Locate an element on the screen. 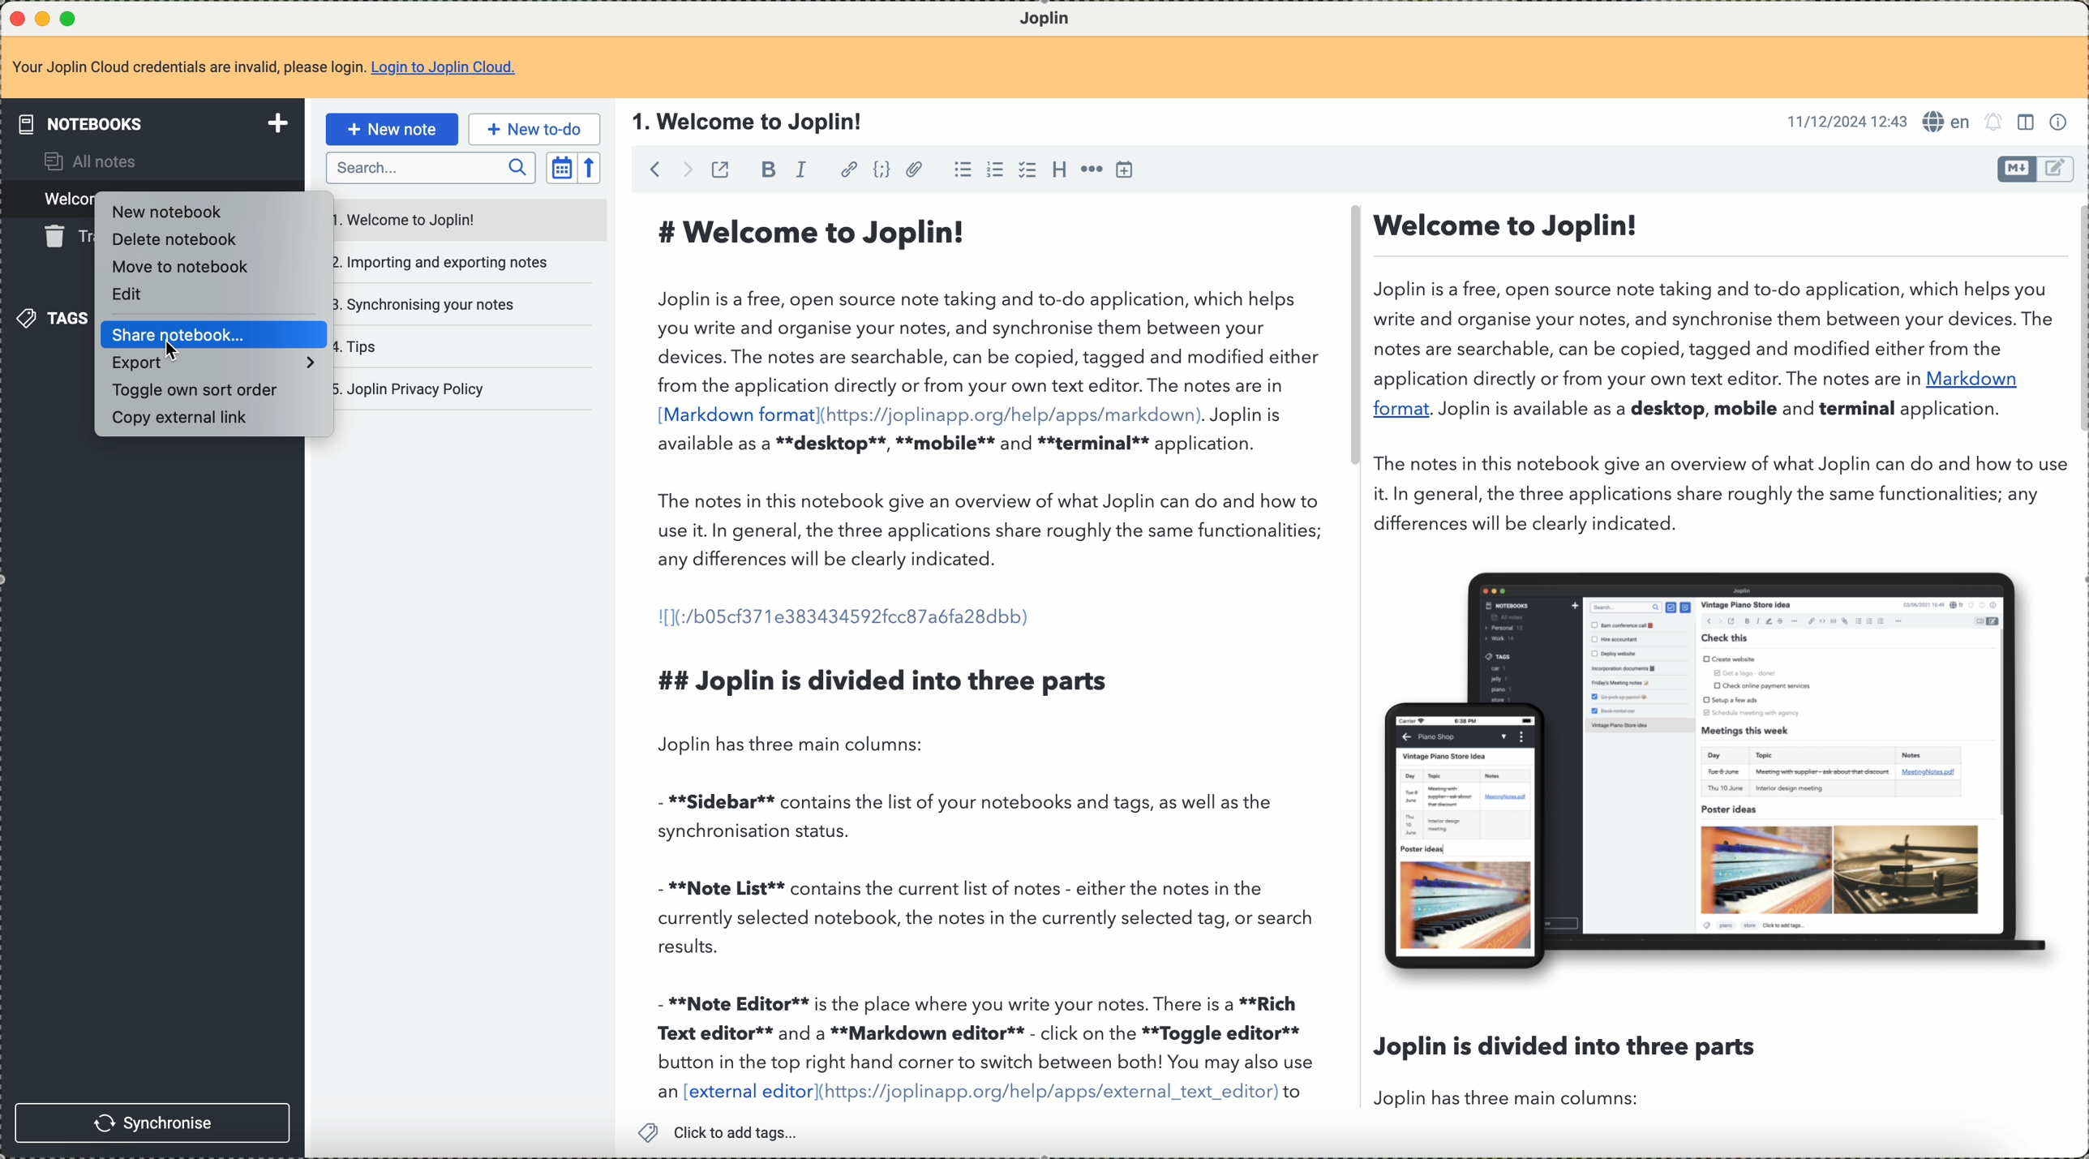 The width and height of the screenshot is (2089, 1159). scroll bar is located at coordinates (2076, 321).